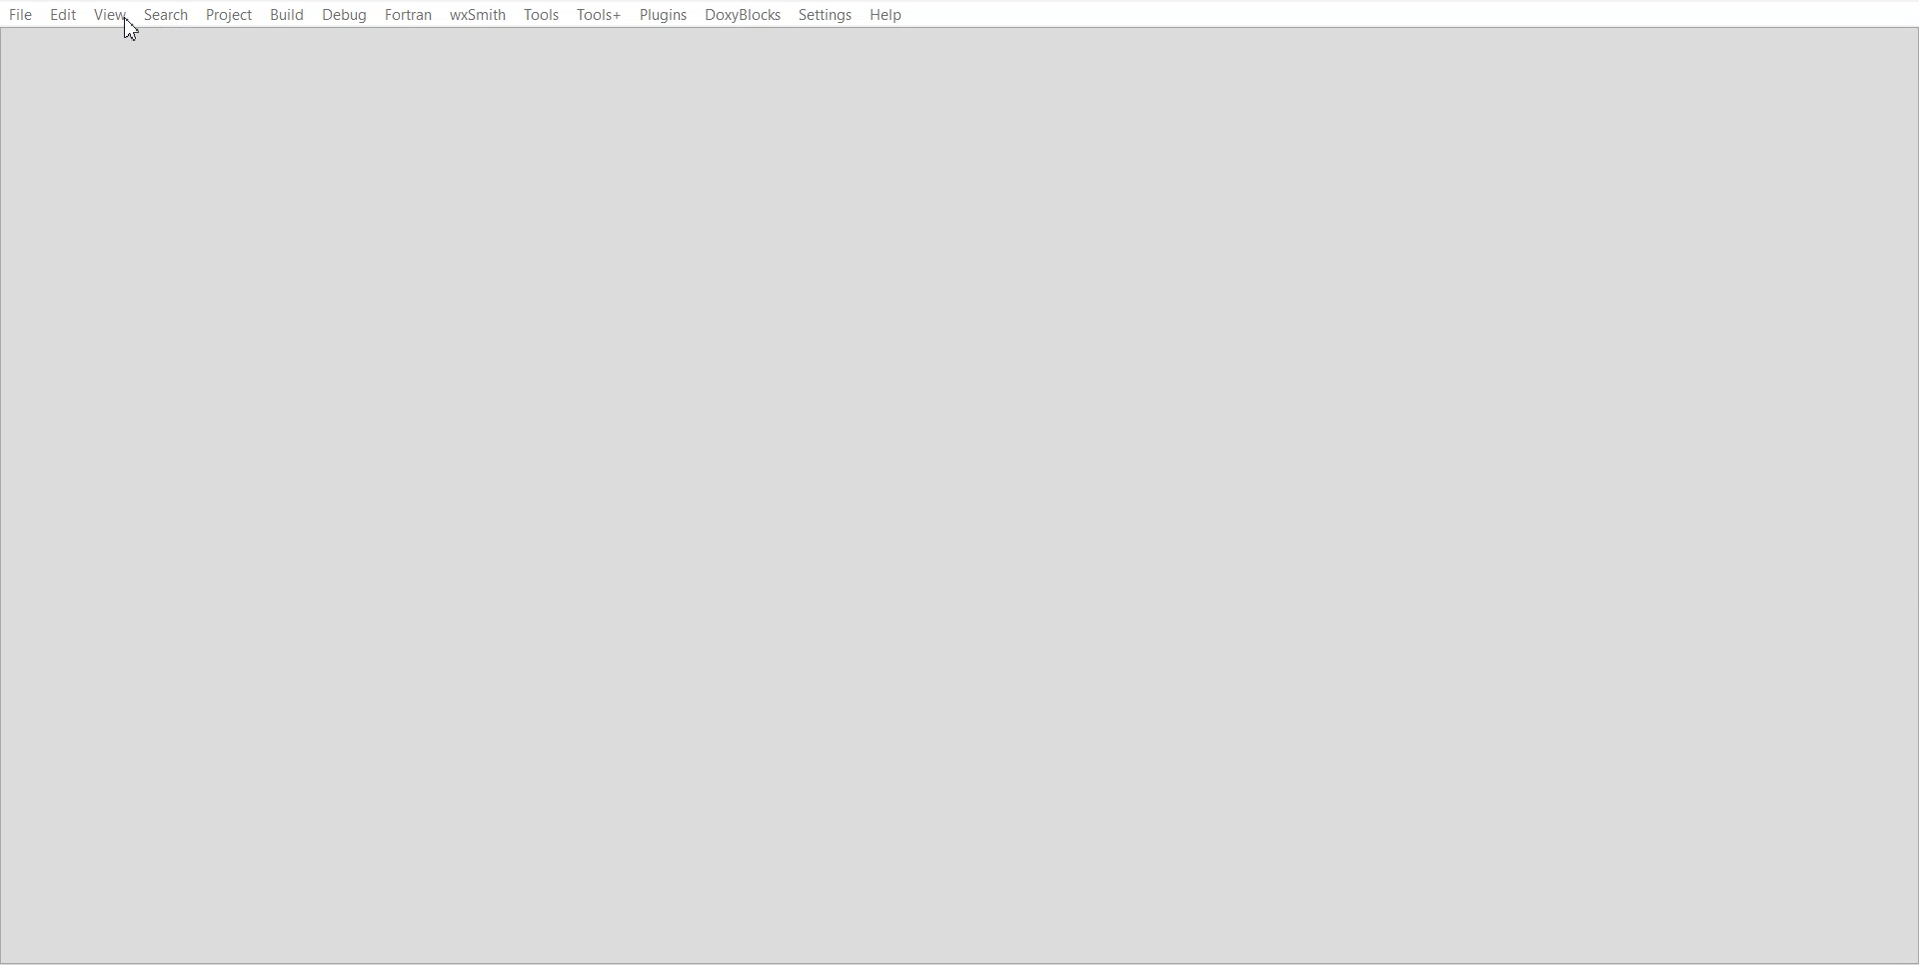 The height and width of the screenshot is (965, 1919). What do you see at coordinates (888, 15) in the screenshot?
I see `Help` at bounding box center [888, 15].